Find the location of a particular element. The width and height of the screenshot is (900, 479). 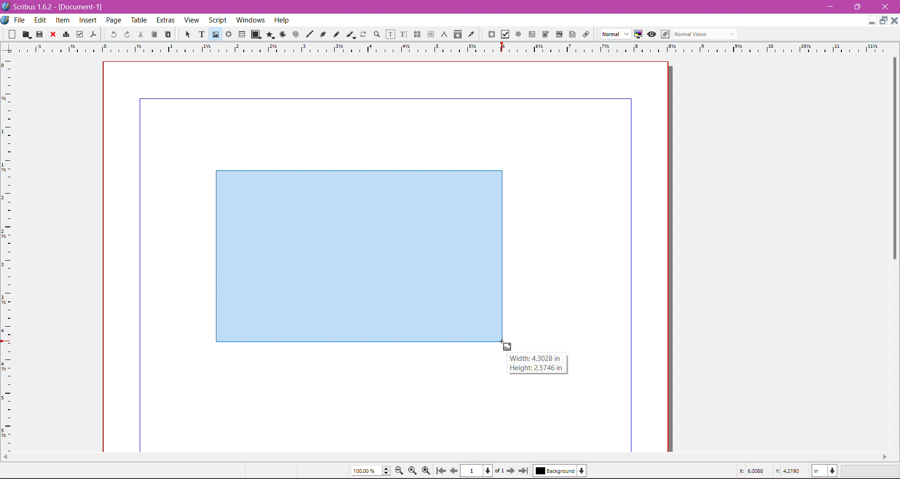

Text Frame is located at coordinates (202, 35).